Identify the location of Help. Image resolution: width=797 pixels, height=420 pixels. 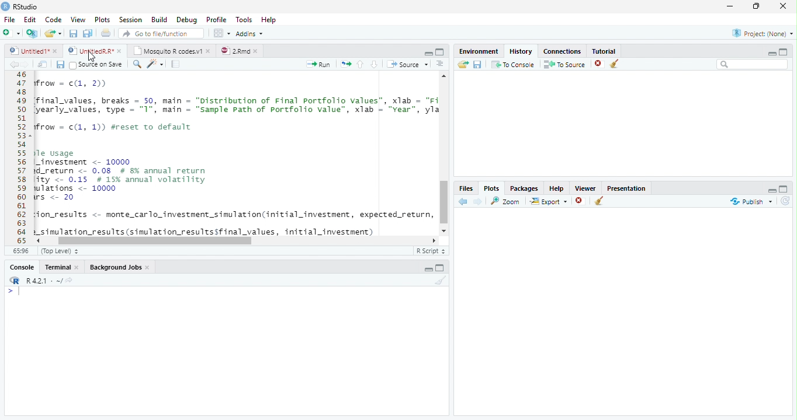
(270, 20).